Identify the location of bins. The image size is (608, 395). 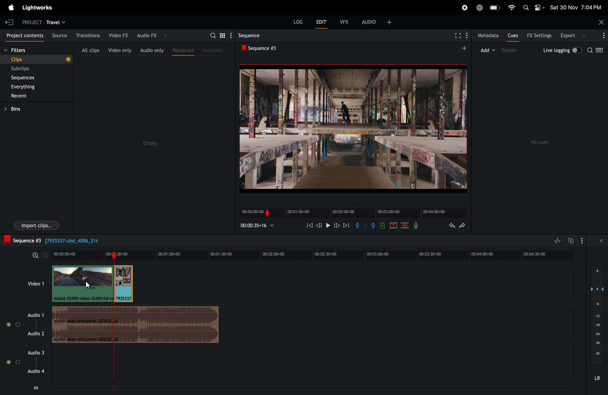
(21, 108).